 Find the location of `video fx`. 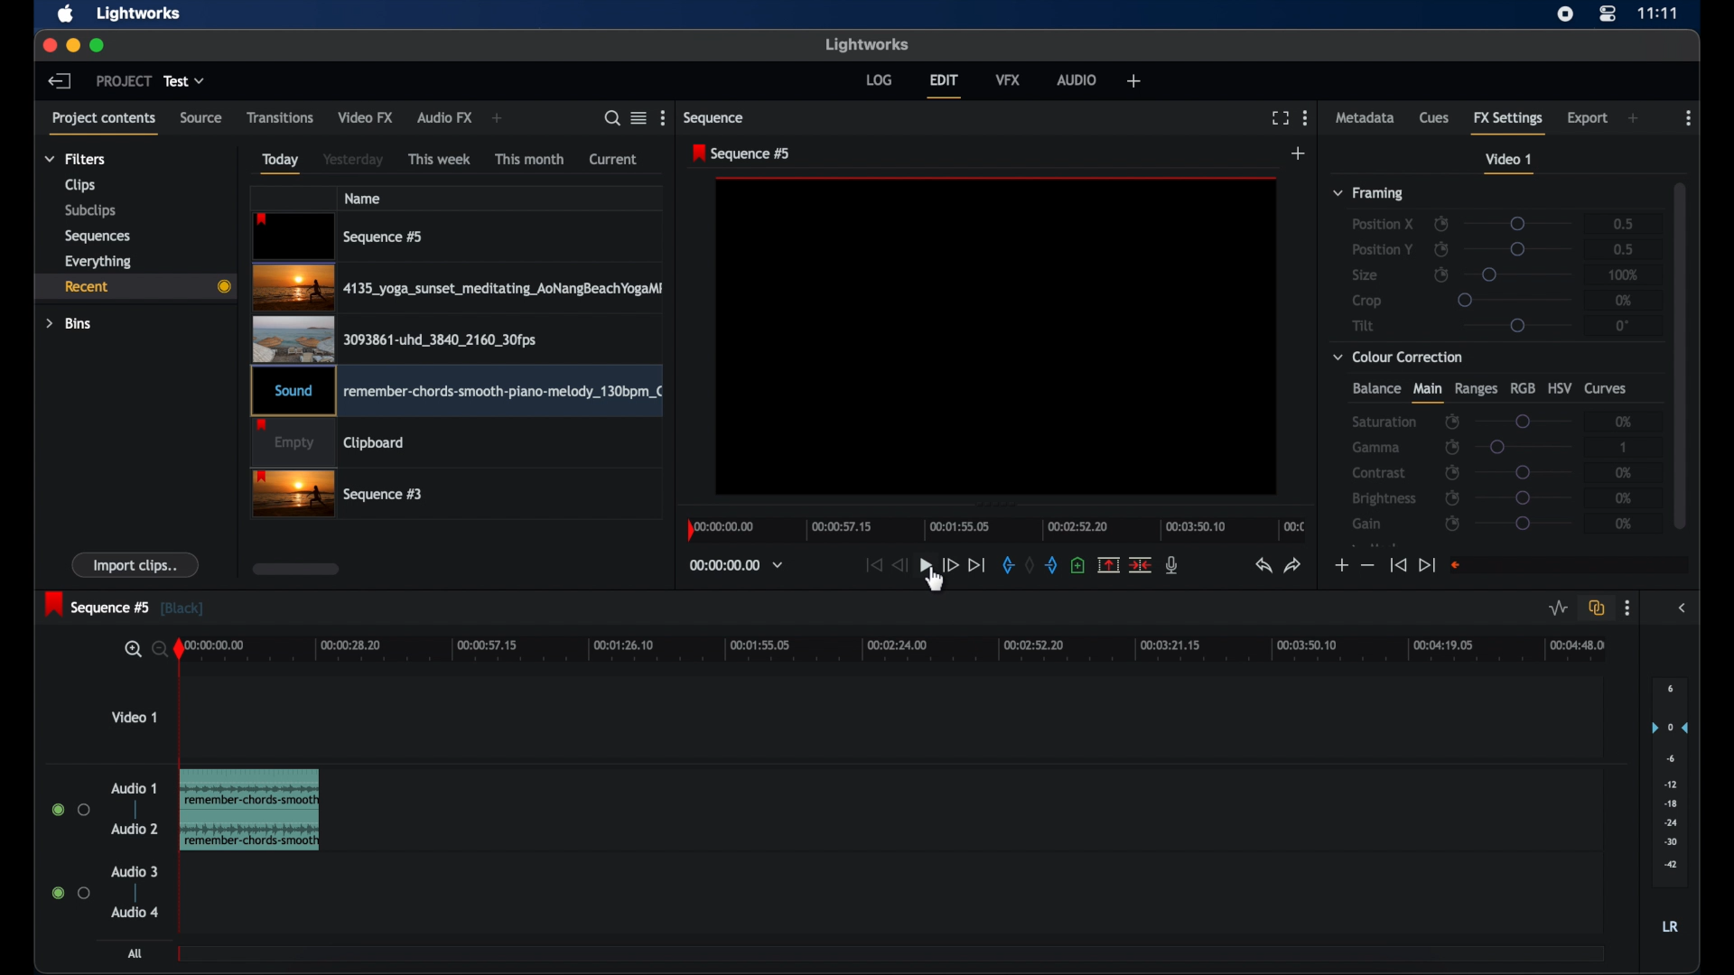

video fx is located at coordinates (367, 117).